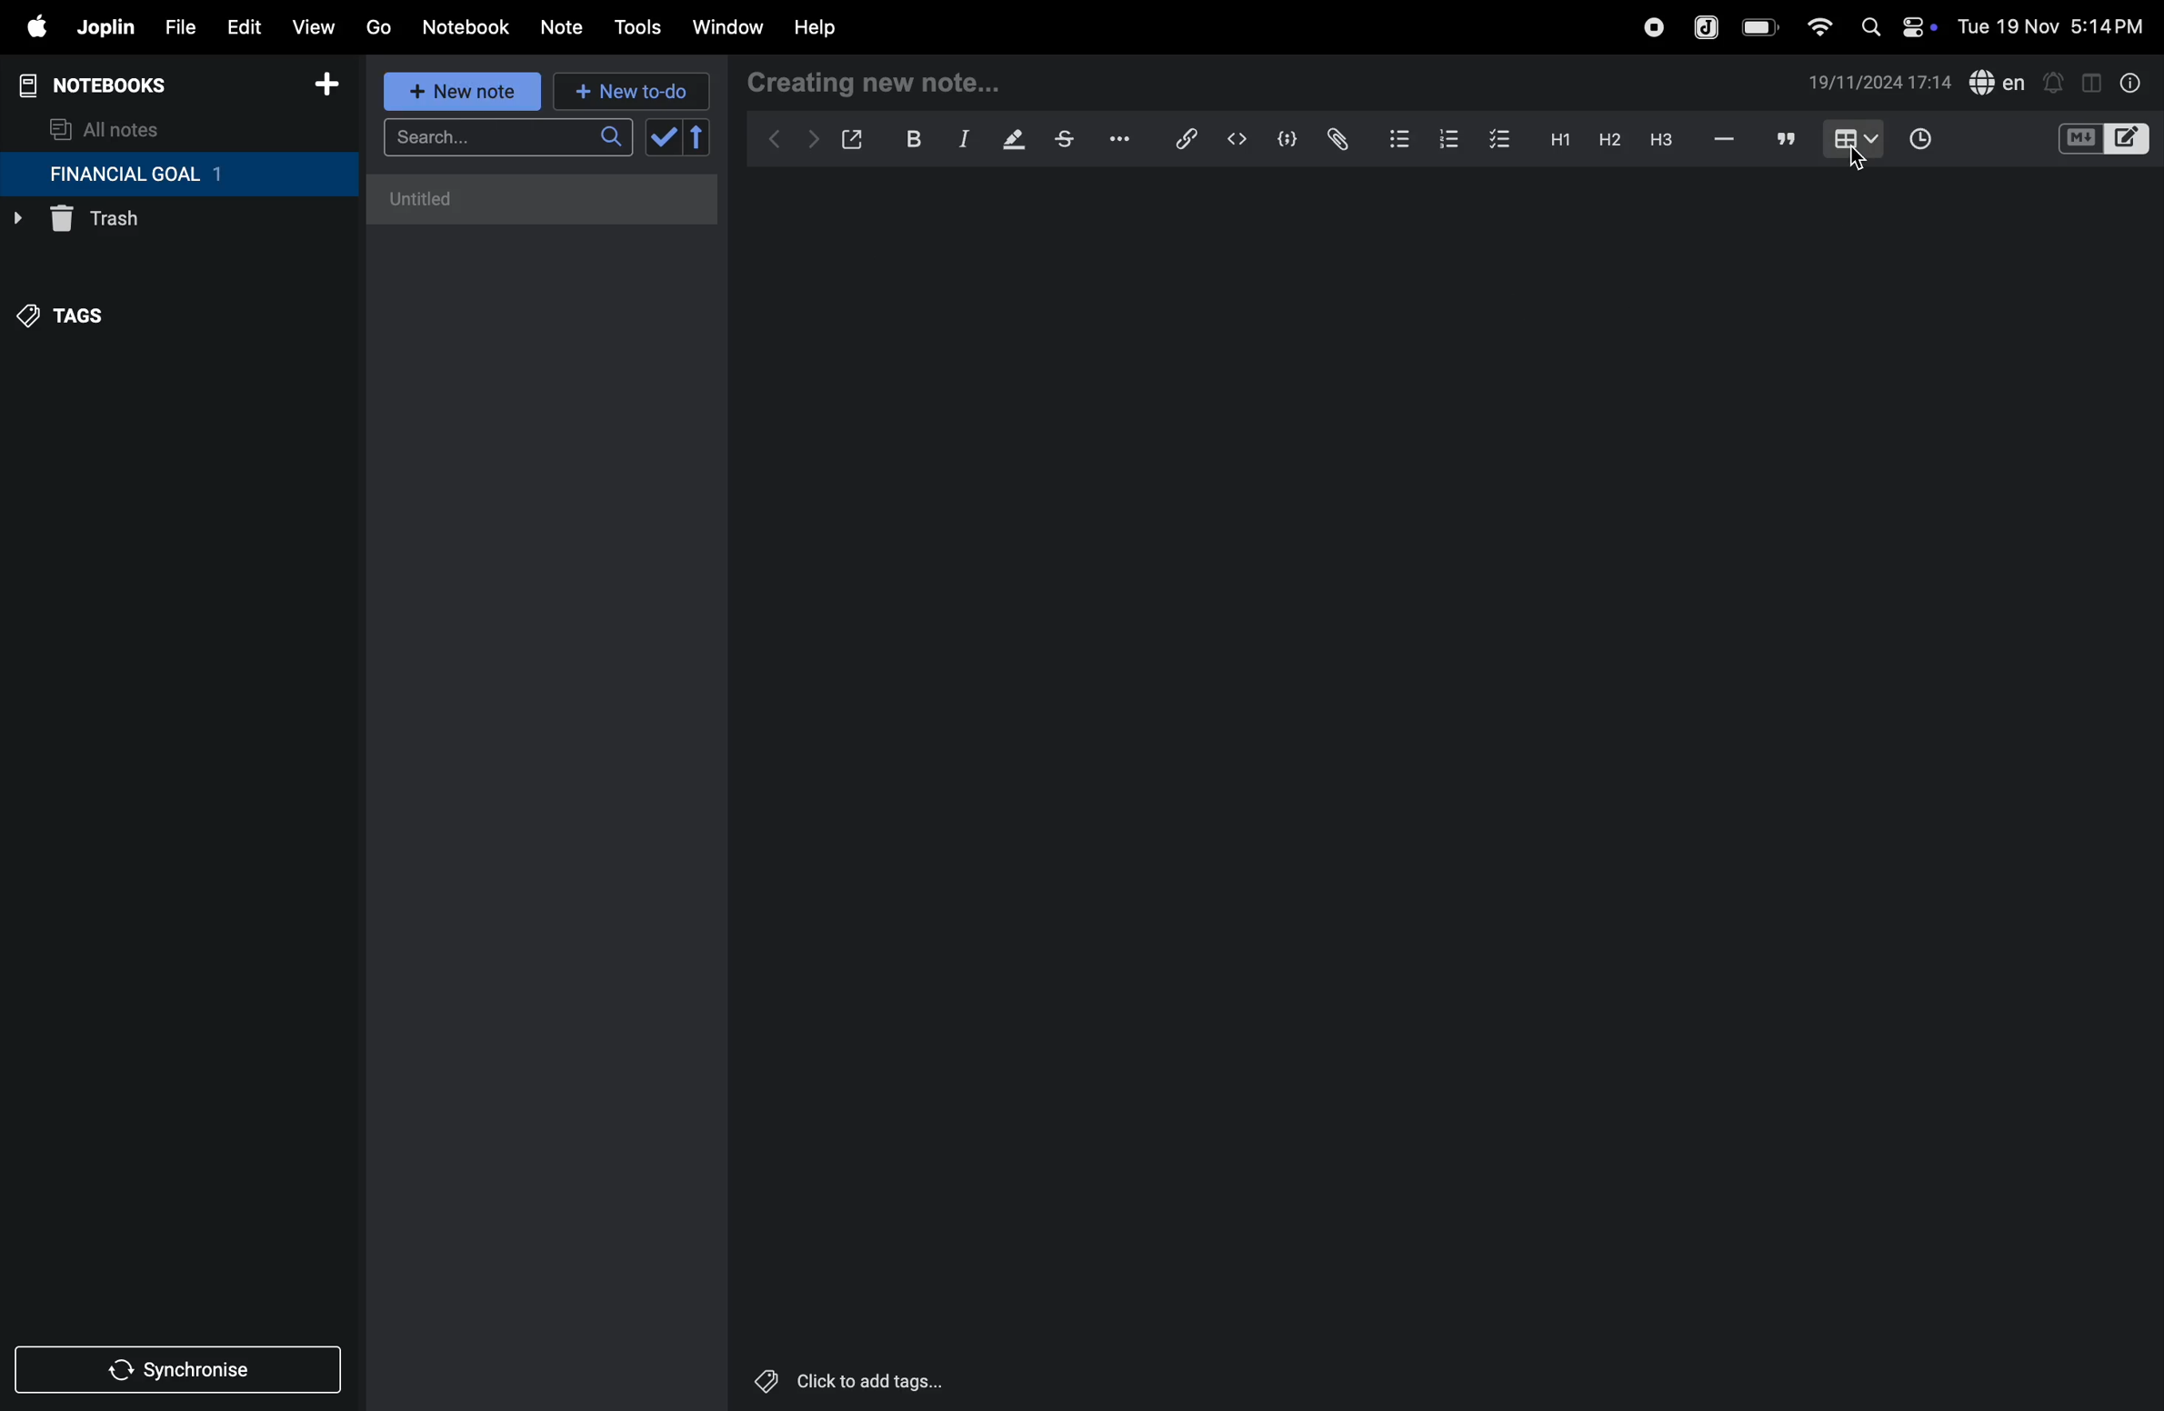  Describe the element at coordinates (1661, 140) in the screenshot. I see `heading 3` at that location.